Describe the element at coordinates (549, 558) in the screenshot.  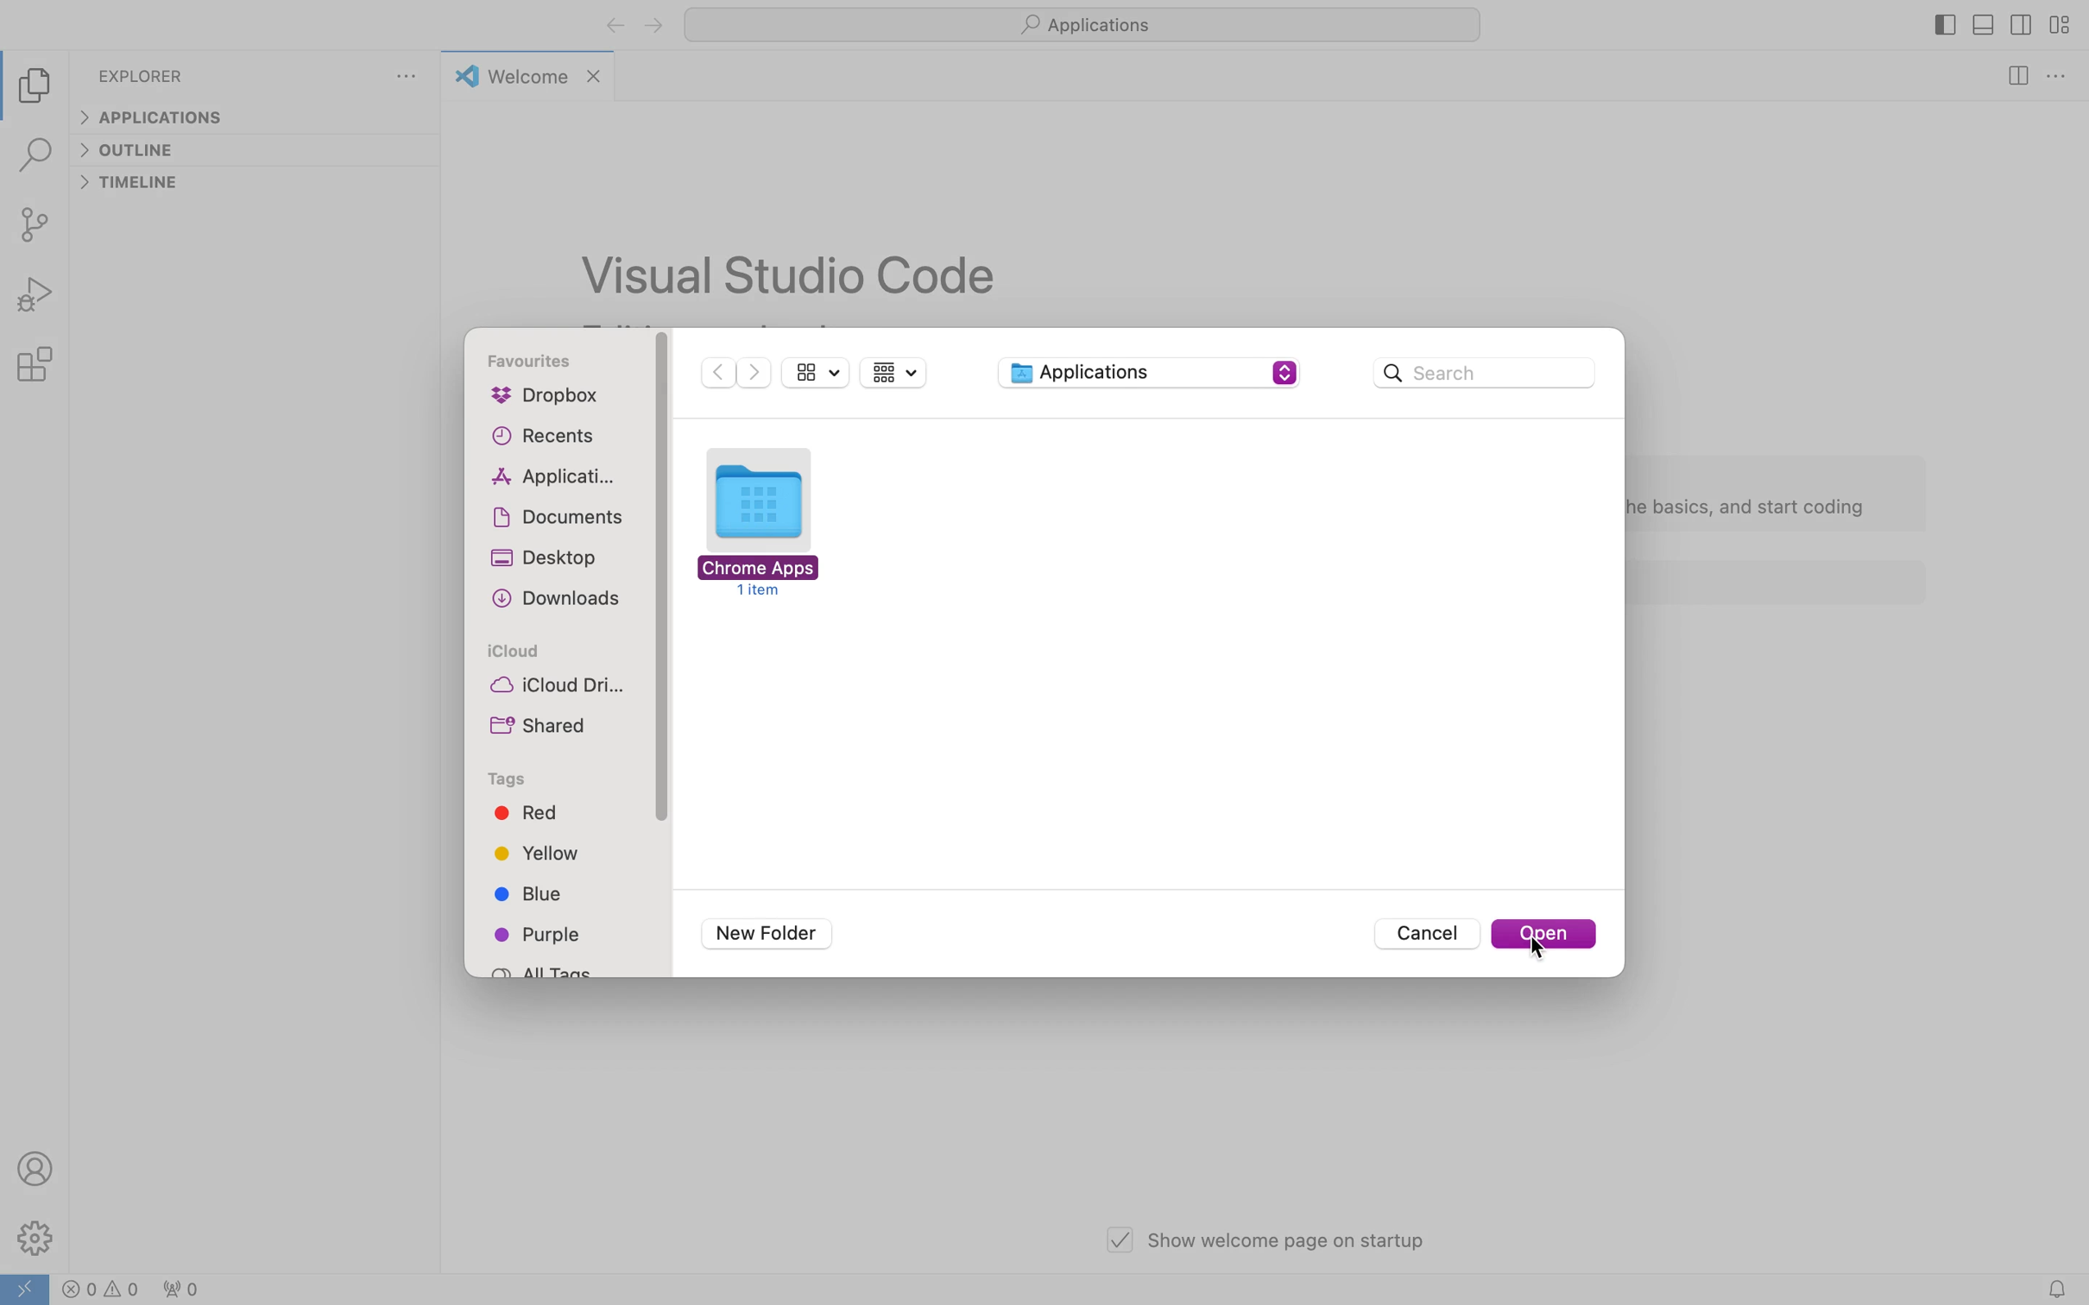
I see `desktop` at that location.